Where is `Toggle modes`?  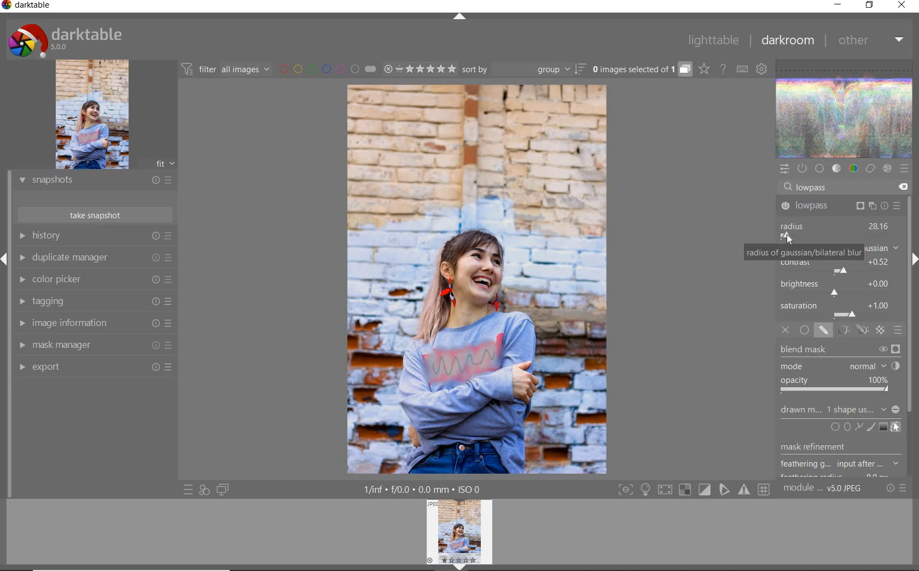
Toggle modes is located at coordinates (693, 490).